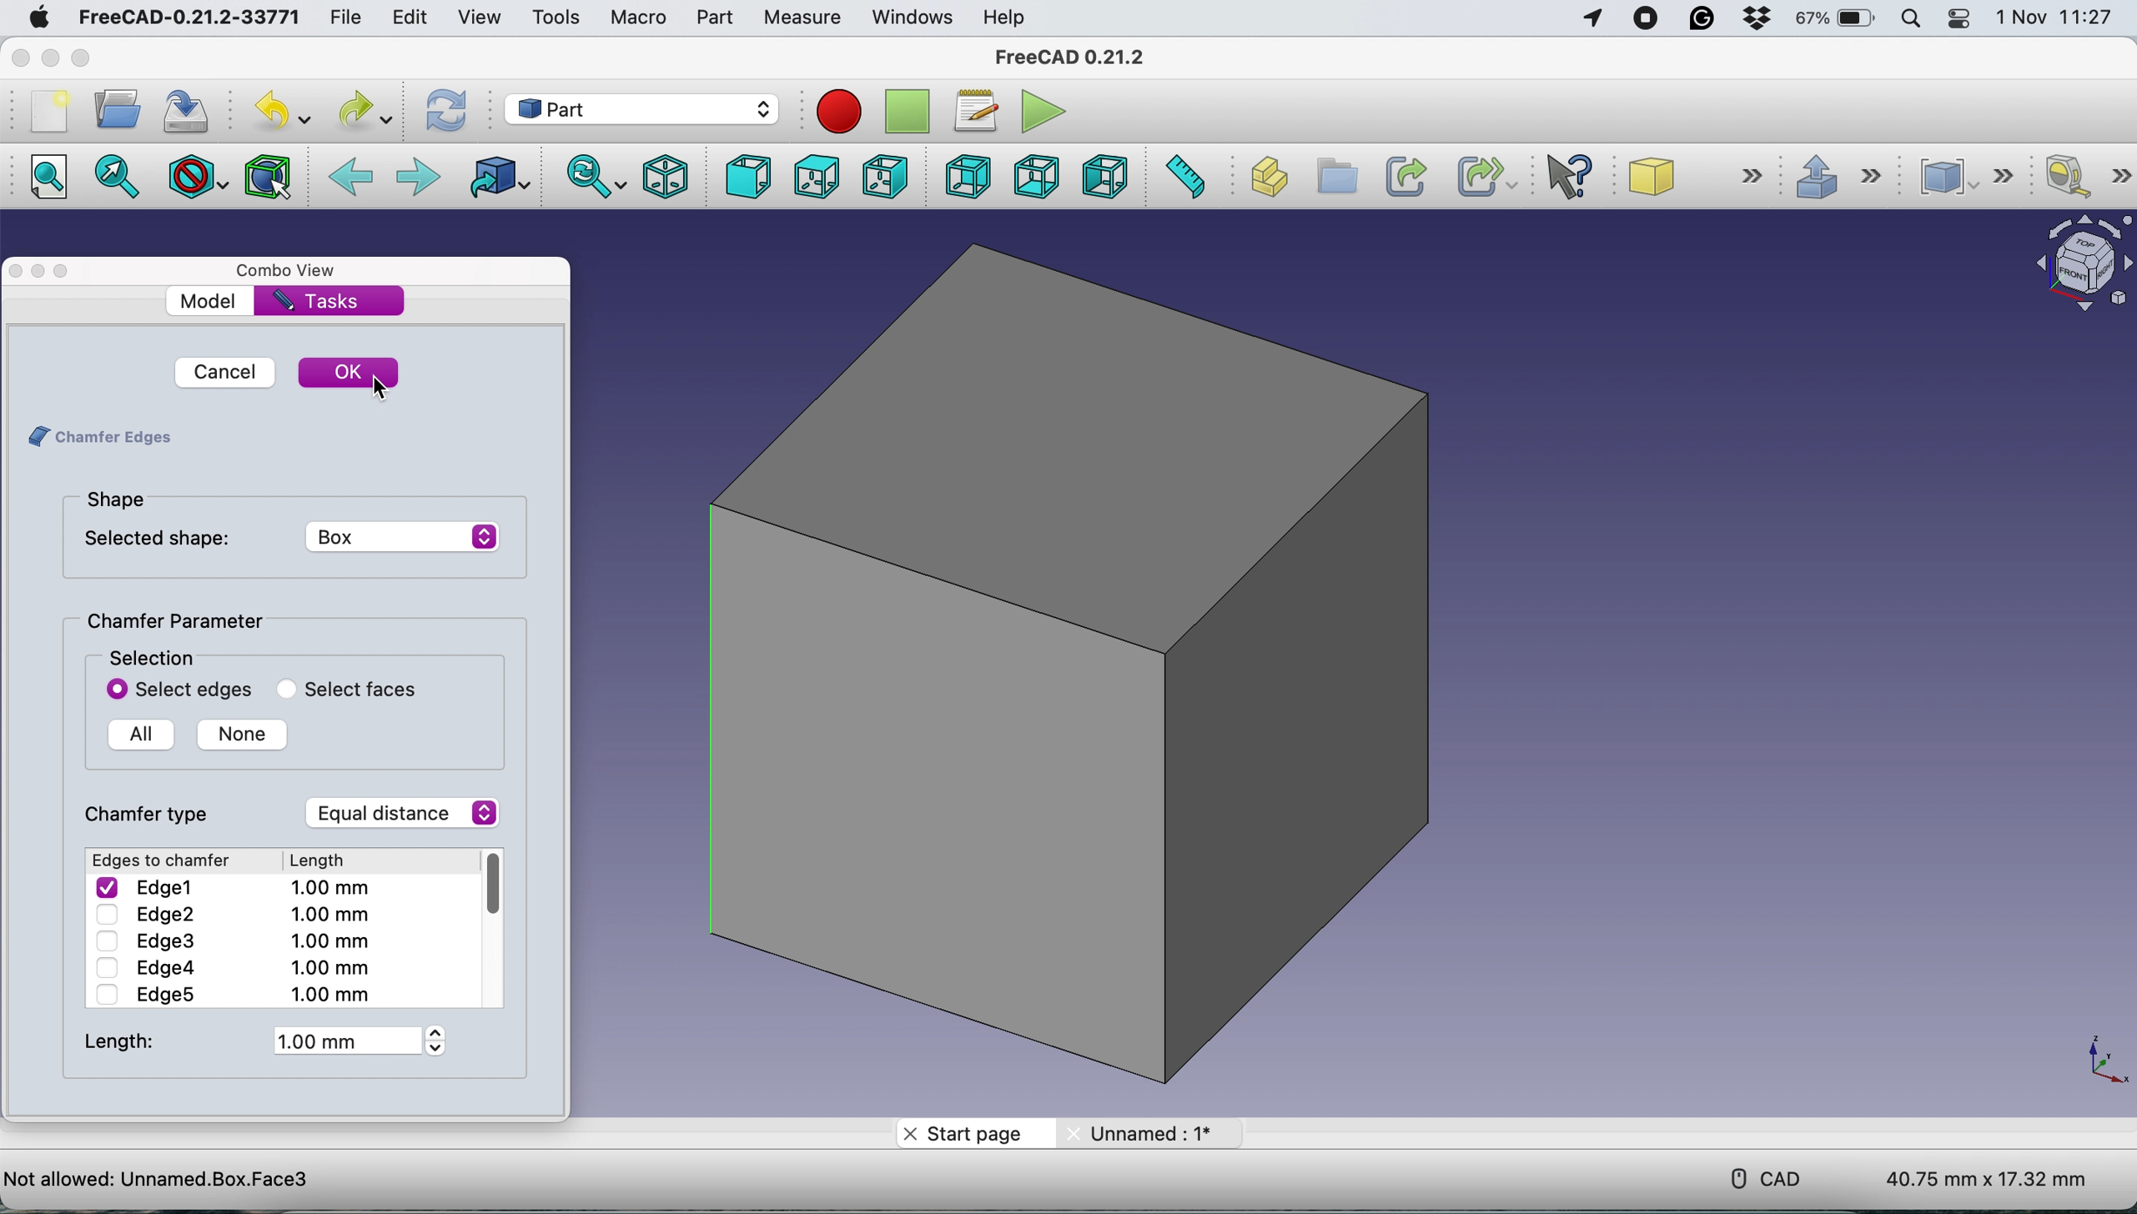 The height and width of the screenshot is (1214, 2137). What do you see at coordinates (2050, 18) in the screenshot?
I see `date and time` at bounding box center [2050, 18].